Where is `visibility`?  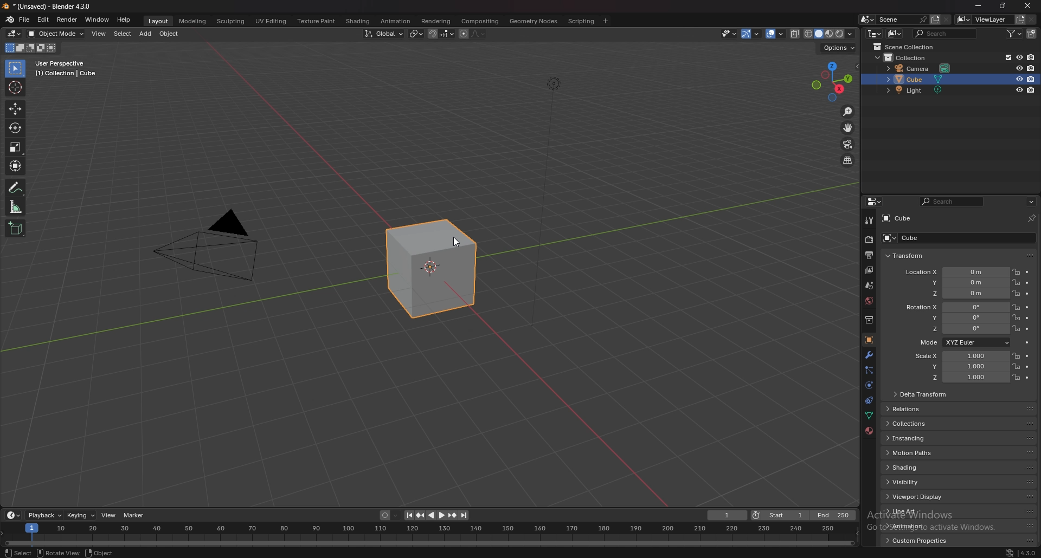
visibility is located at coordinates (907, 482).